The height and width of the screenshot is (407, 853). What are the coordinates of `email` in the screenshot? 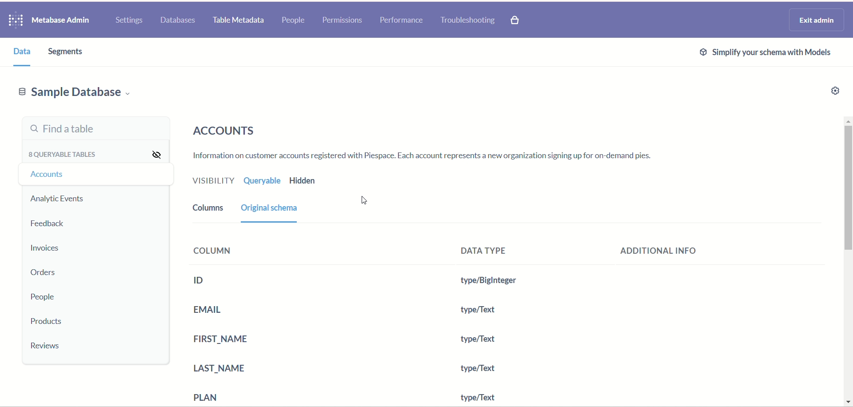 It's located at (207, 311).